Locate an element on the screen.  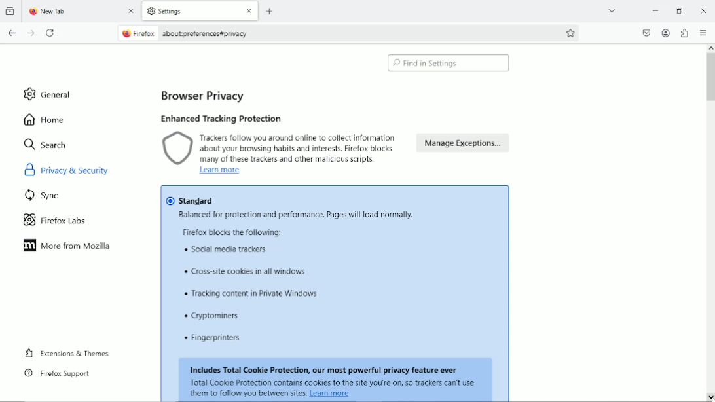
bookmark this page is located at coordinates (571, 33).